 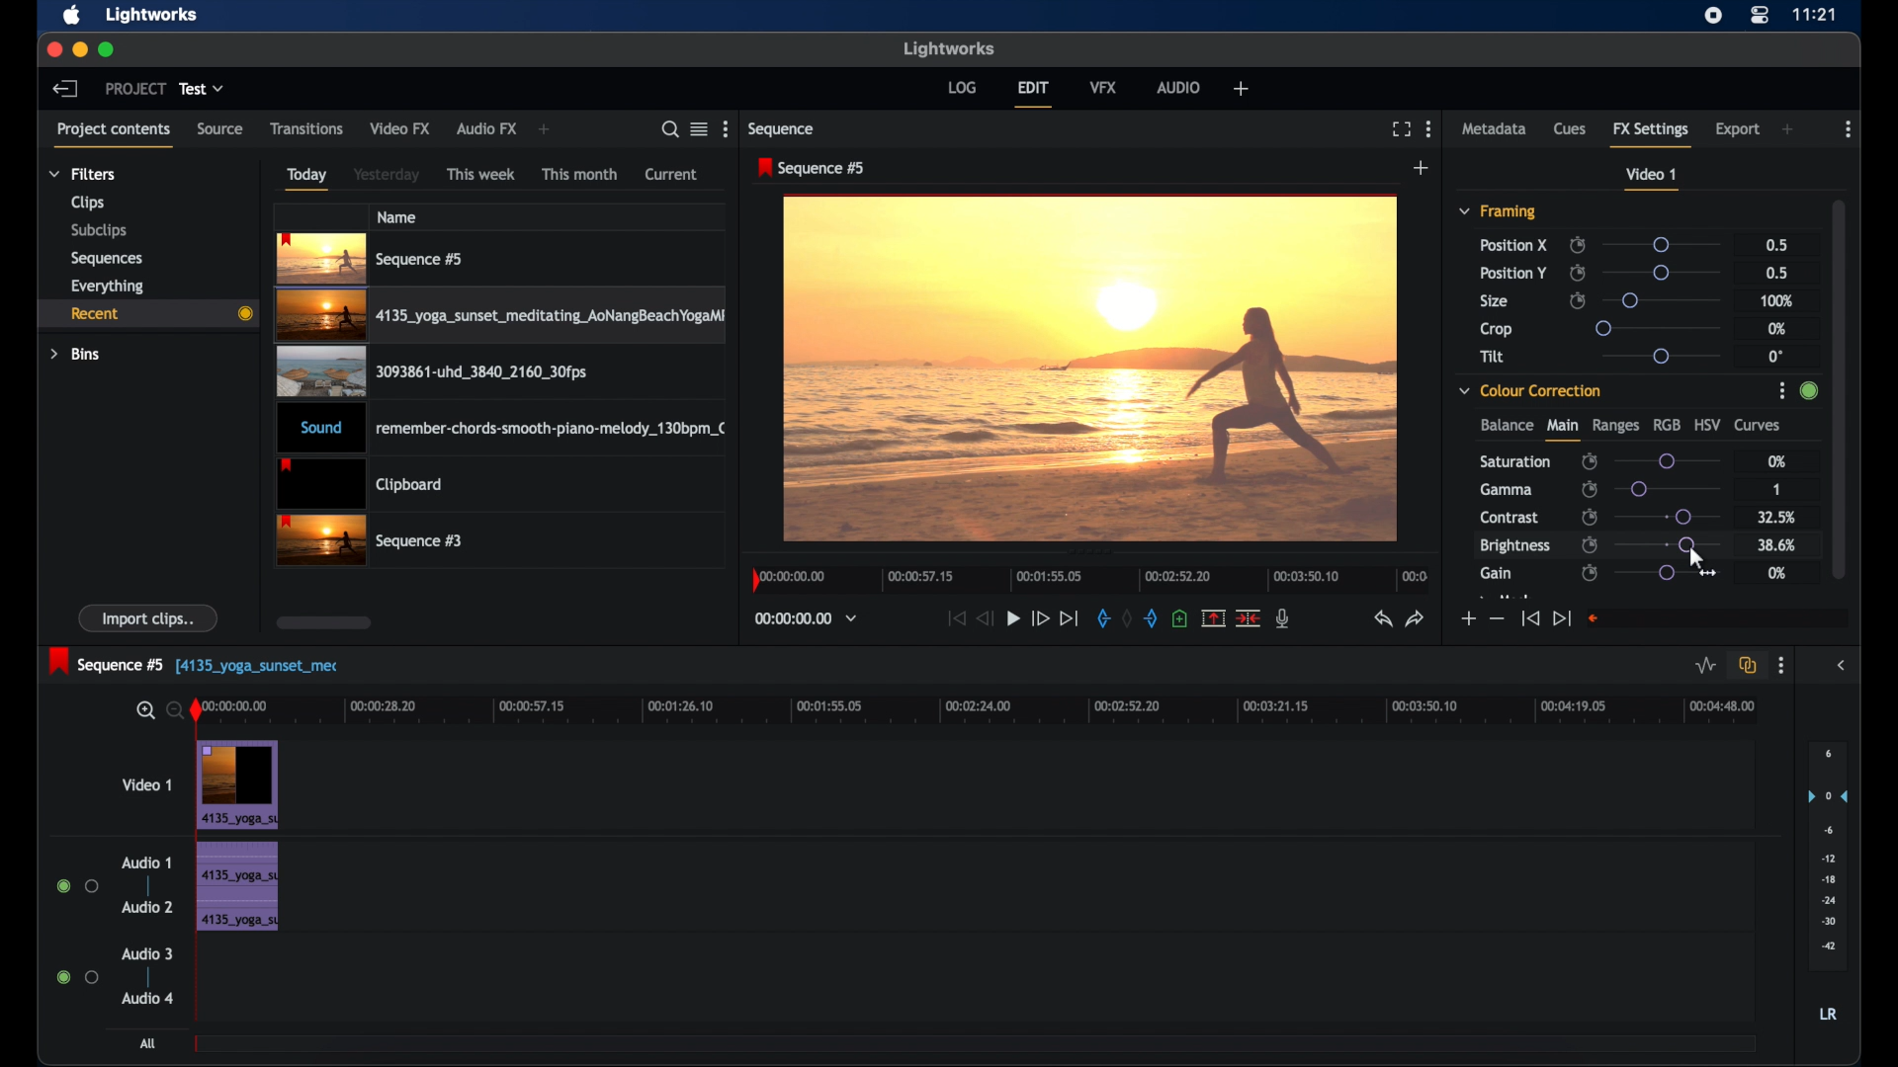 What do you see at coordinates (1212, 618) in the screenshot?
I see `remove the marked section` at bounding box center [1212, 618].